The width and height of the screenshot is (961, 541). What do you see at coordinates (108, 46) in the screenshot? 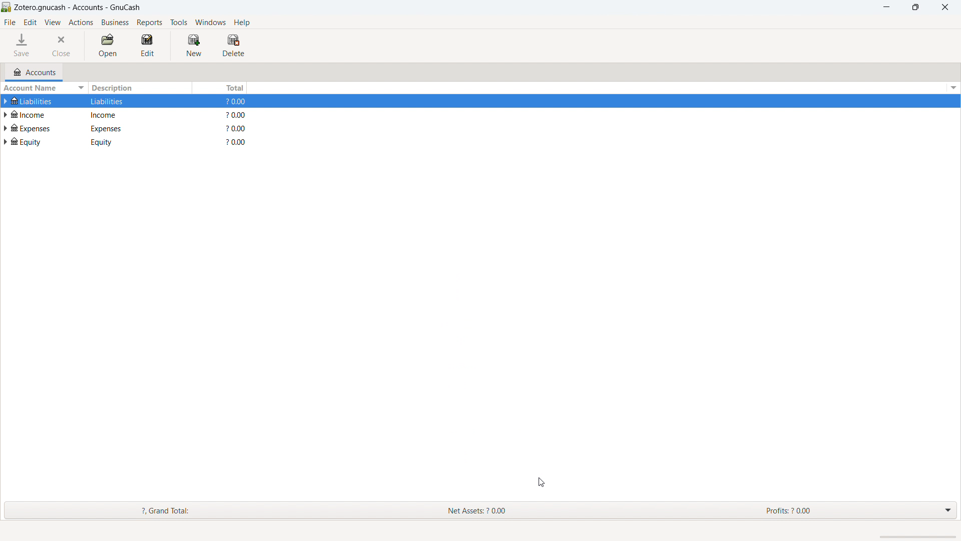
I see `open` at bounding box center [108, 46].